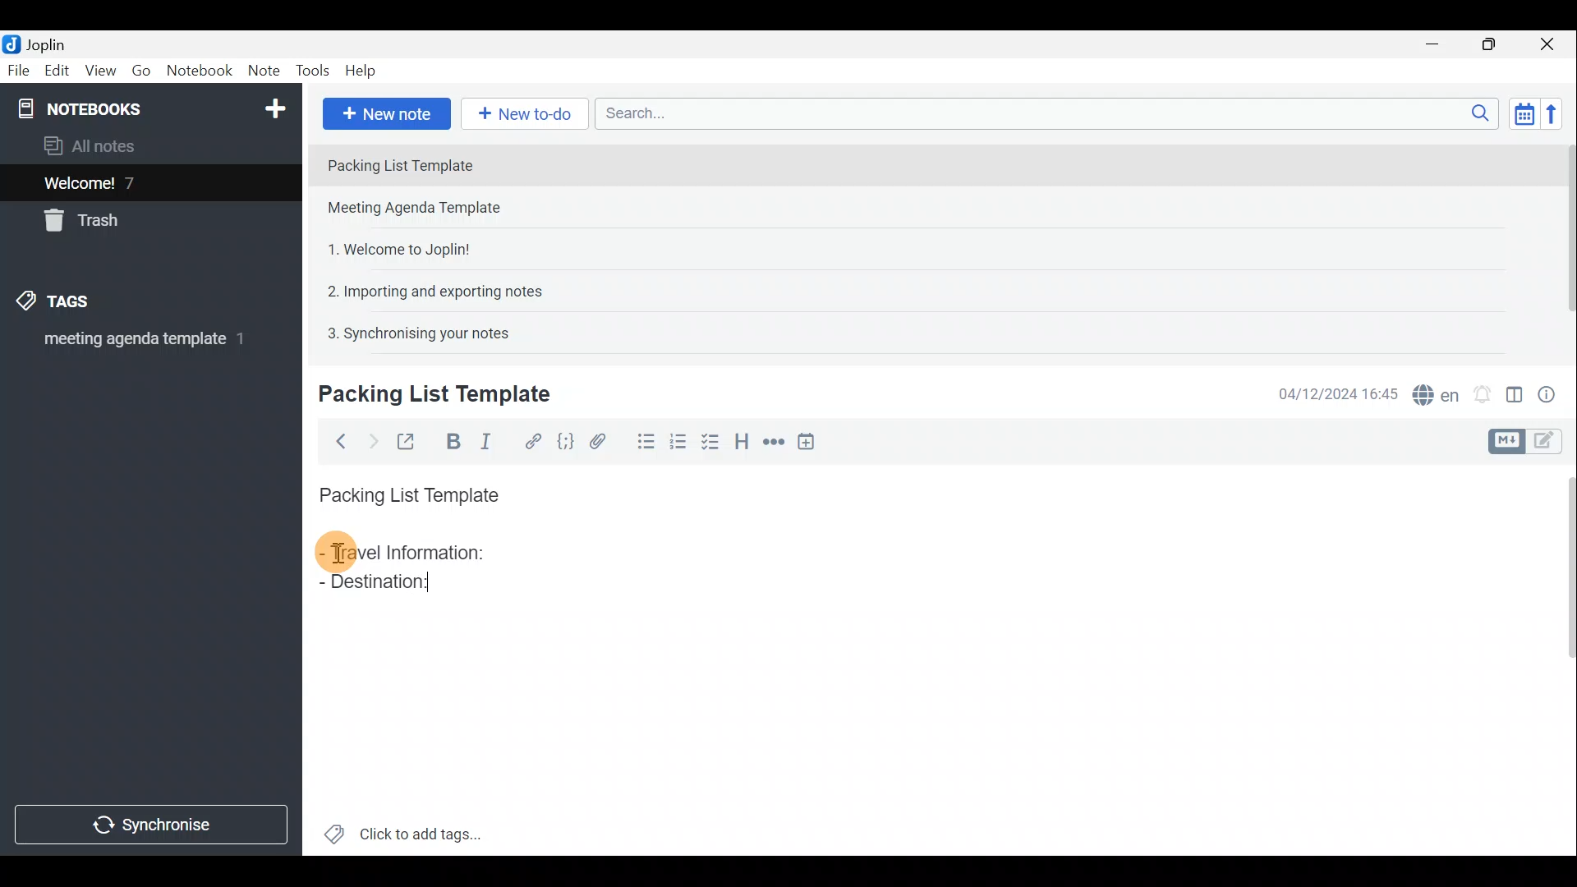  Describe the element at coordinates (385, 112) in the screenshot. I see `New note` at that location.